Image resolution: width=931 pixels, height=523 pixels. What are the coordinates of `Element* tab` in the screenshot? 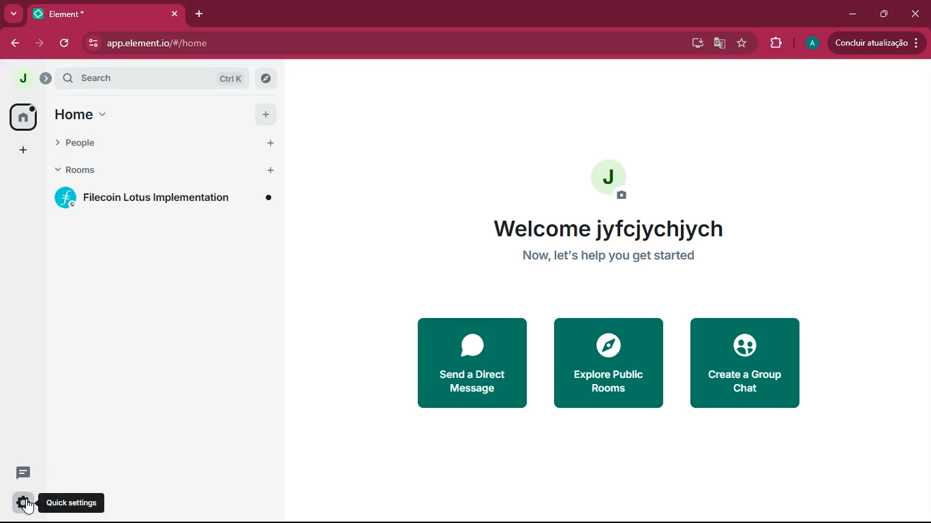 It's located at (87, 14).